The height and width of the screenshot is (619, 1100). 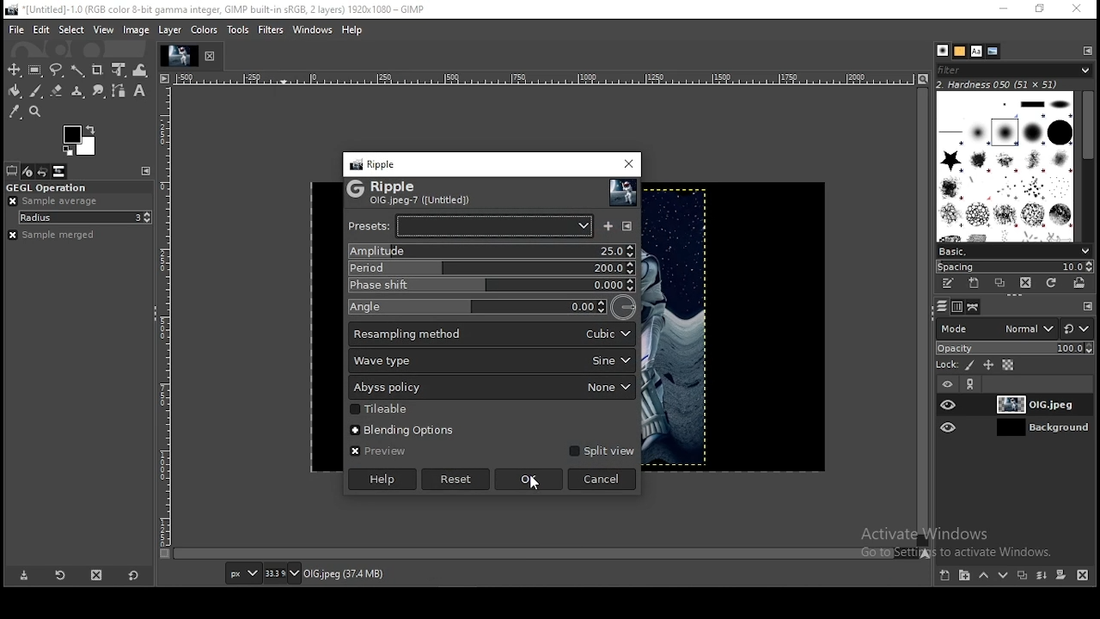 I want to click on image, so click(x=137, y=29).